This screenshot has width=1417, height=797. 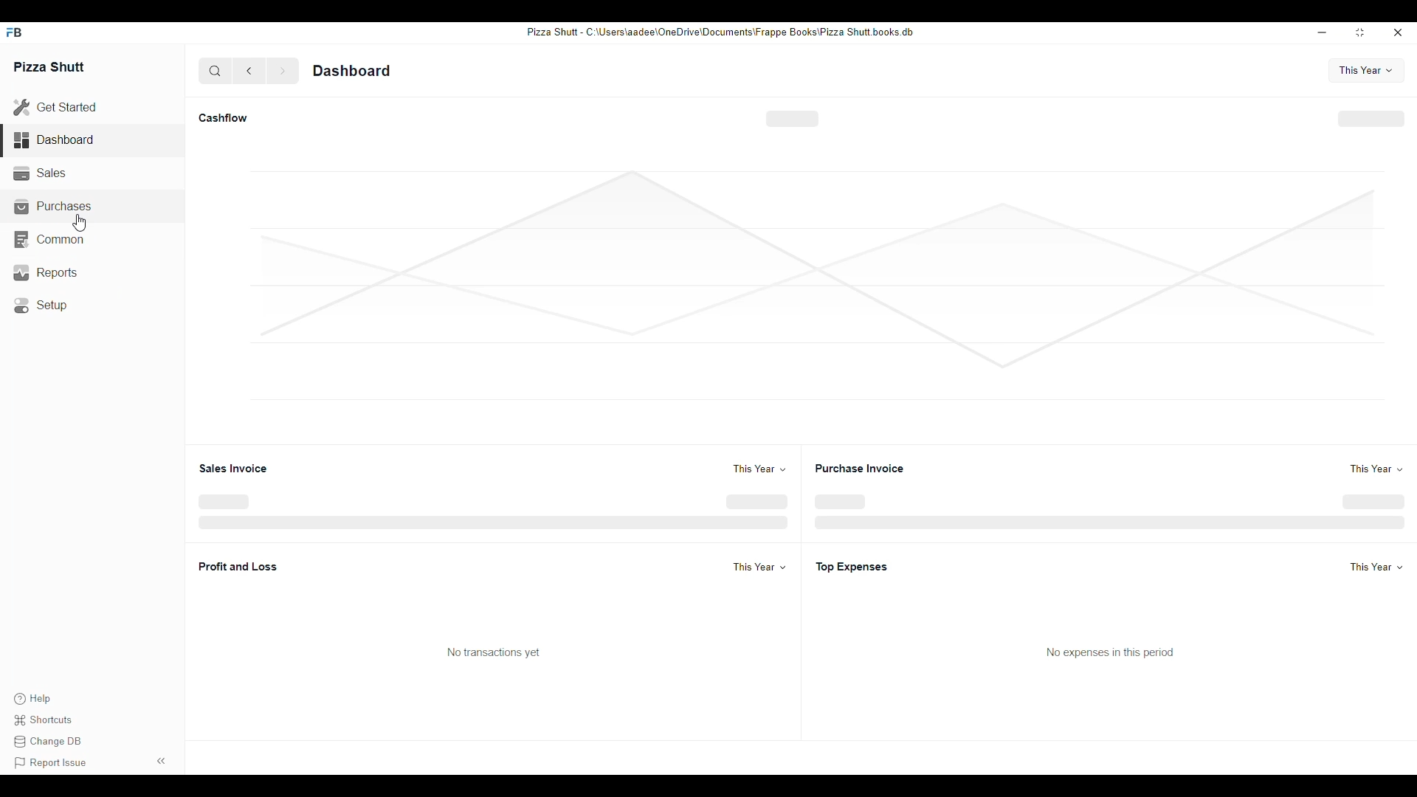 What do you see at coordinates (55, 206) in the screenshot?
I see `Purchases` at bounding box center [55, 206].